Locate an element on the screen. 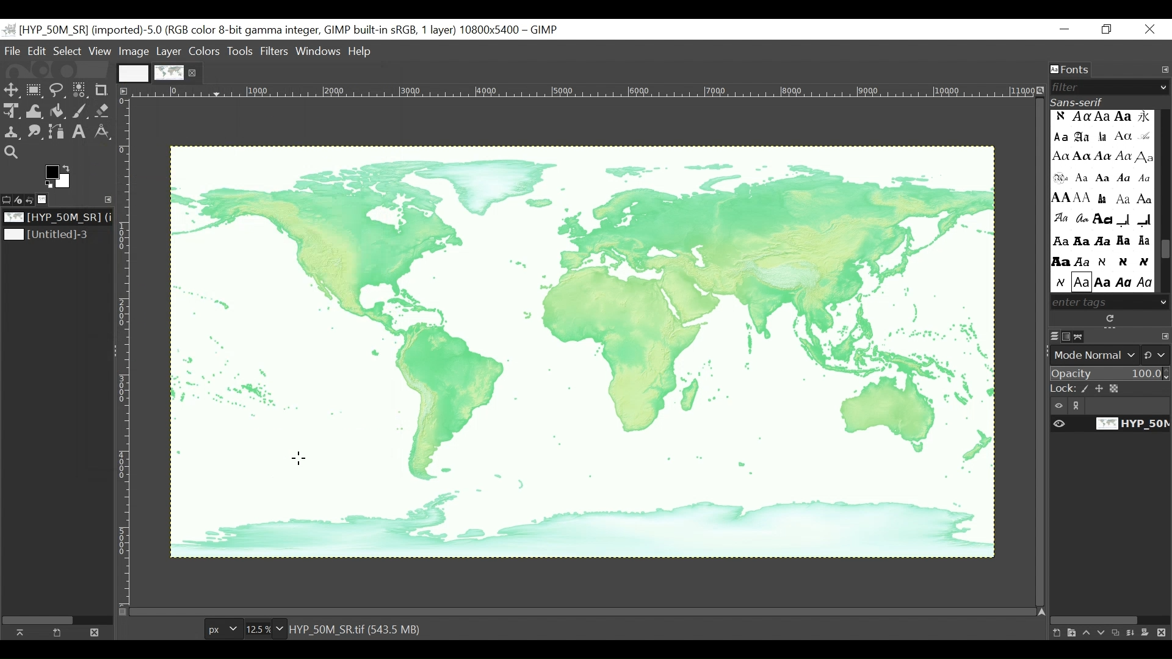 This screenshot has height=659, width=1172. Minimize is located at coordinates (1065, 30).